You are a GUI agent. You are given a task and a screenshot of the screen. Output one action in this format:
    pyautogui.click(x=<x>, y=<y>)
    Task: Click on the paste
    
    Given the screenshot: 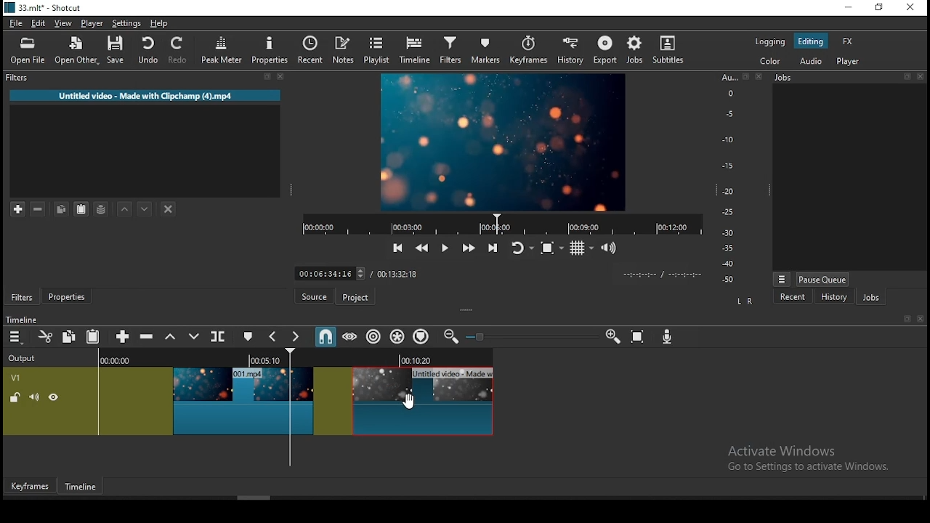 What is the action you would take?
    pyautogui.click(x=95, y=338)
    